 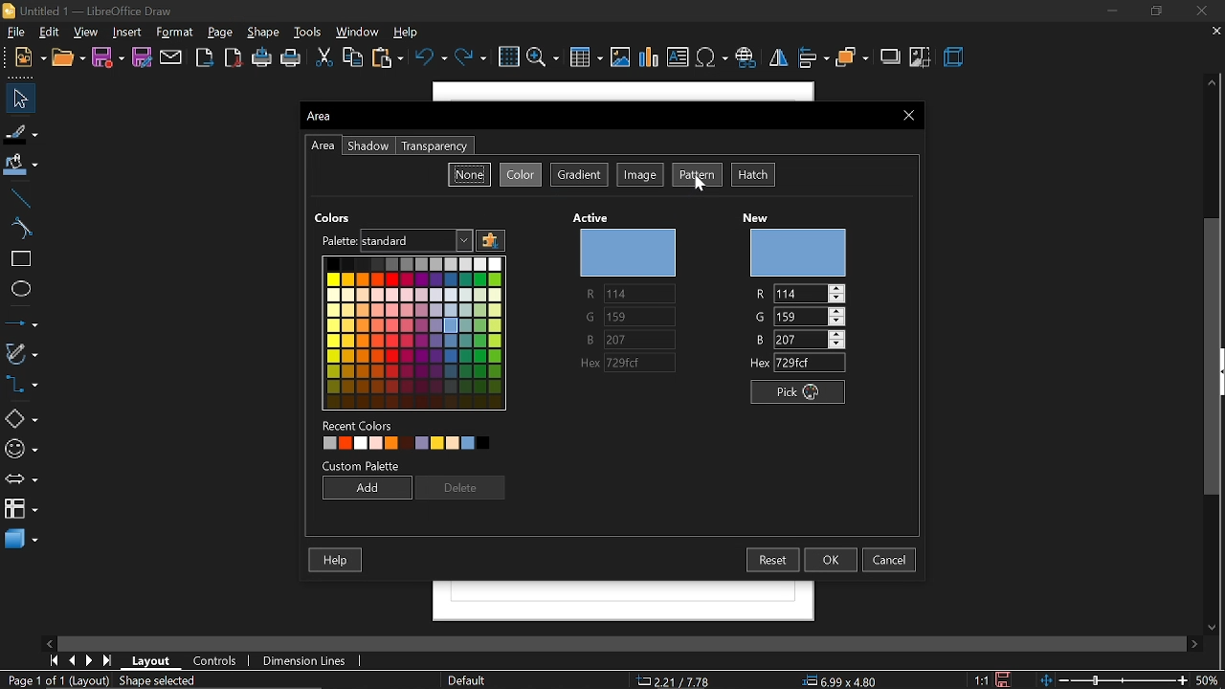 What do you see at coordinates (88, 33) in the screenshot?
I see `view` at bounding box center [88, 33].